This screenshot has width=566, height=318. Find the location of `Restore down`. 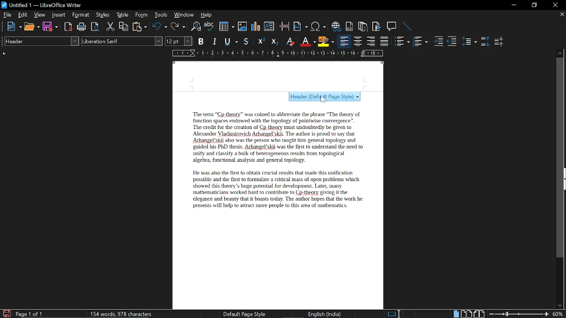

Restore down is located at coordinates (533, 5).